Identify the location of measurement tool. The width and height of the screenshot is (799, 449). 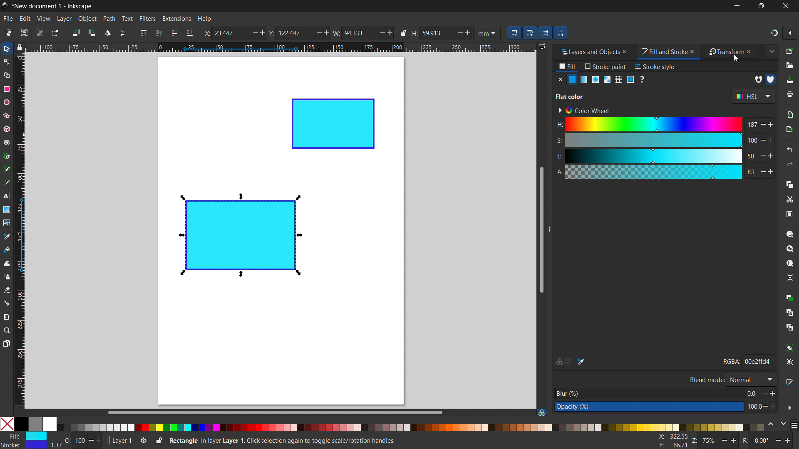
(7, 316).